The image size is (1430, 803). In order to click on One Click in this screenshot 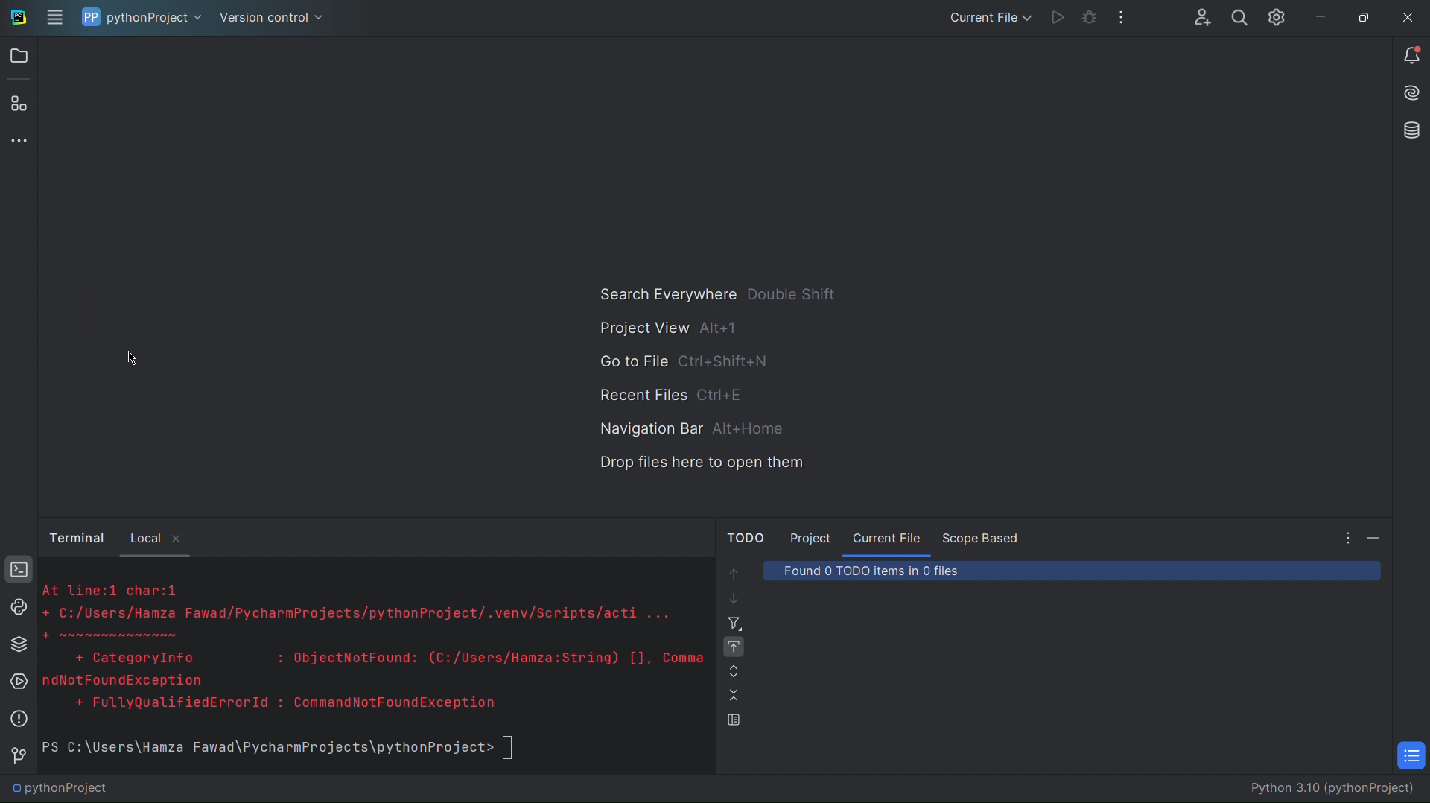, I will do `click(733, 647)`.